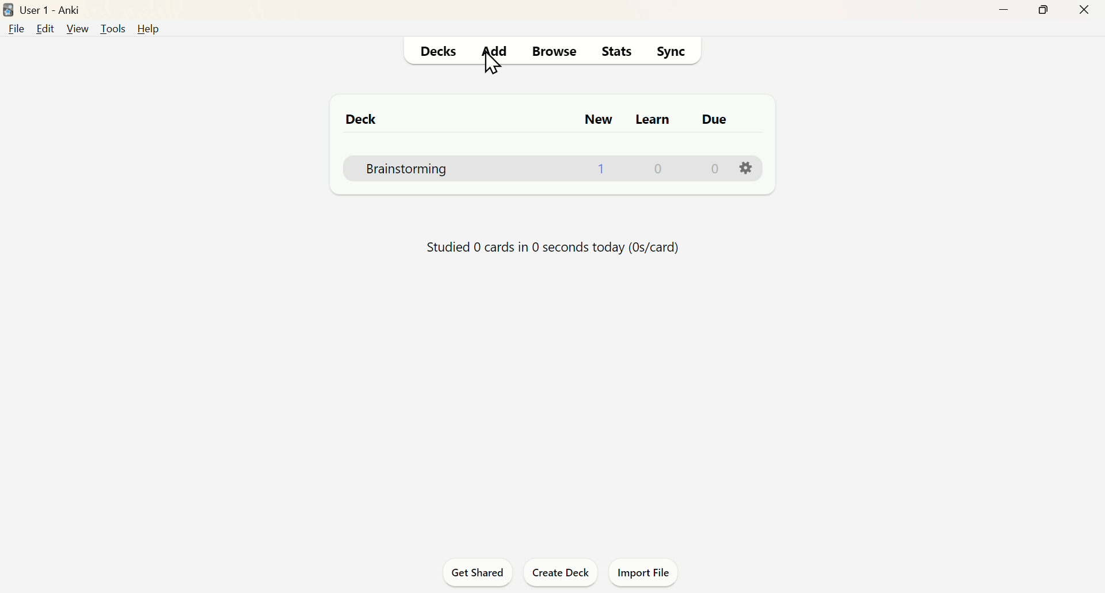 Image resolution: width=1105 pixels, height=593 pixels. What do you see at coordinates (1088, 12) in the screenshot?
I see `` at bounding box center [1088, 12].